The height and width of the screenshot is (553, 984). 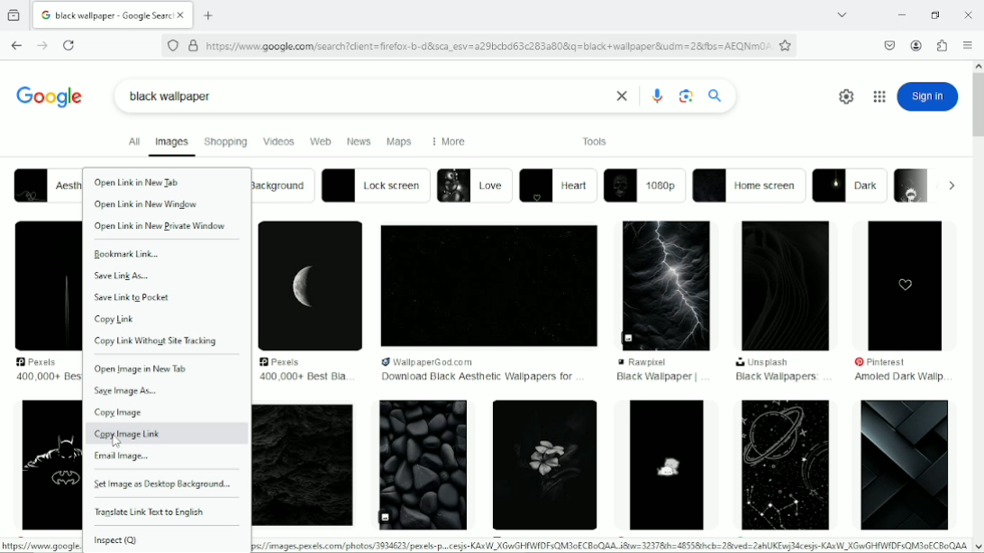 I want to click on save link to pocket, so click(x=135, y=298).